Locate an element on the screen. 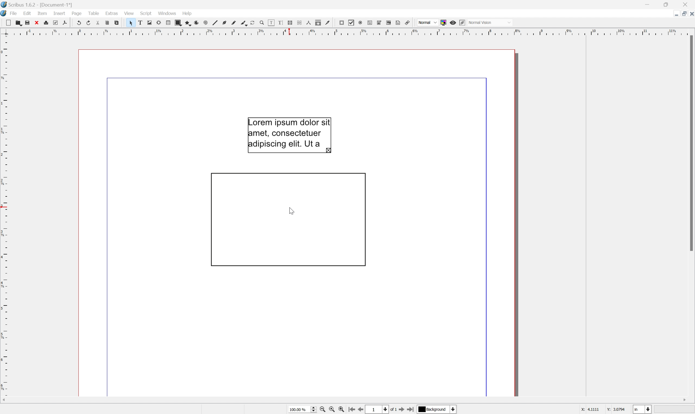 This screenshot has height=414, width=695. x: is located at coordinates (581, 409).